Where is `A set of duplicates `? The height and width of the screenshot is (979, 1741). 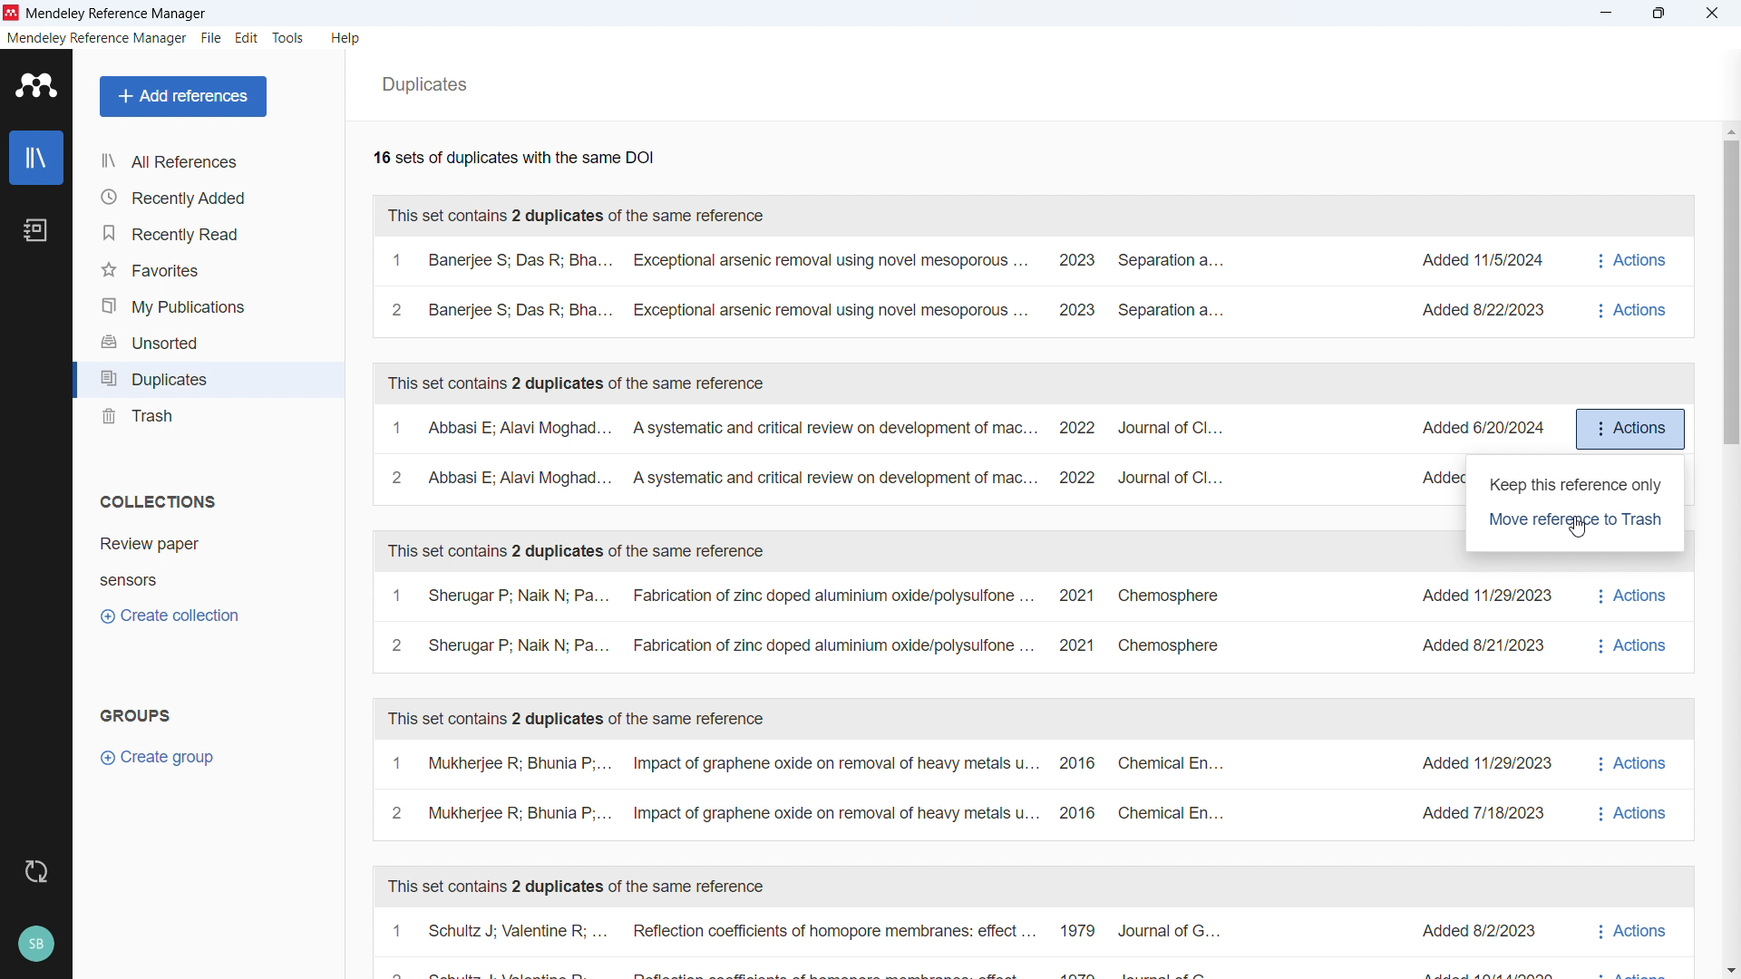
A set of duplicates  is located at coordinates (976, 790).